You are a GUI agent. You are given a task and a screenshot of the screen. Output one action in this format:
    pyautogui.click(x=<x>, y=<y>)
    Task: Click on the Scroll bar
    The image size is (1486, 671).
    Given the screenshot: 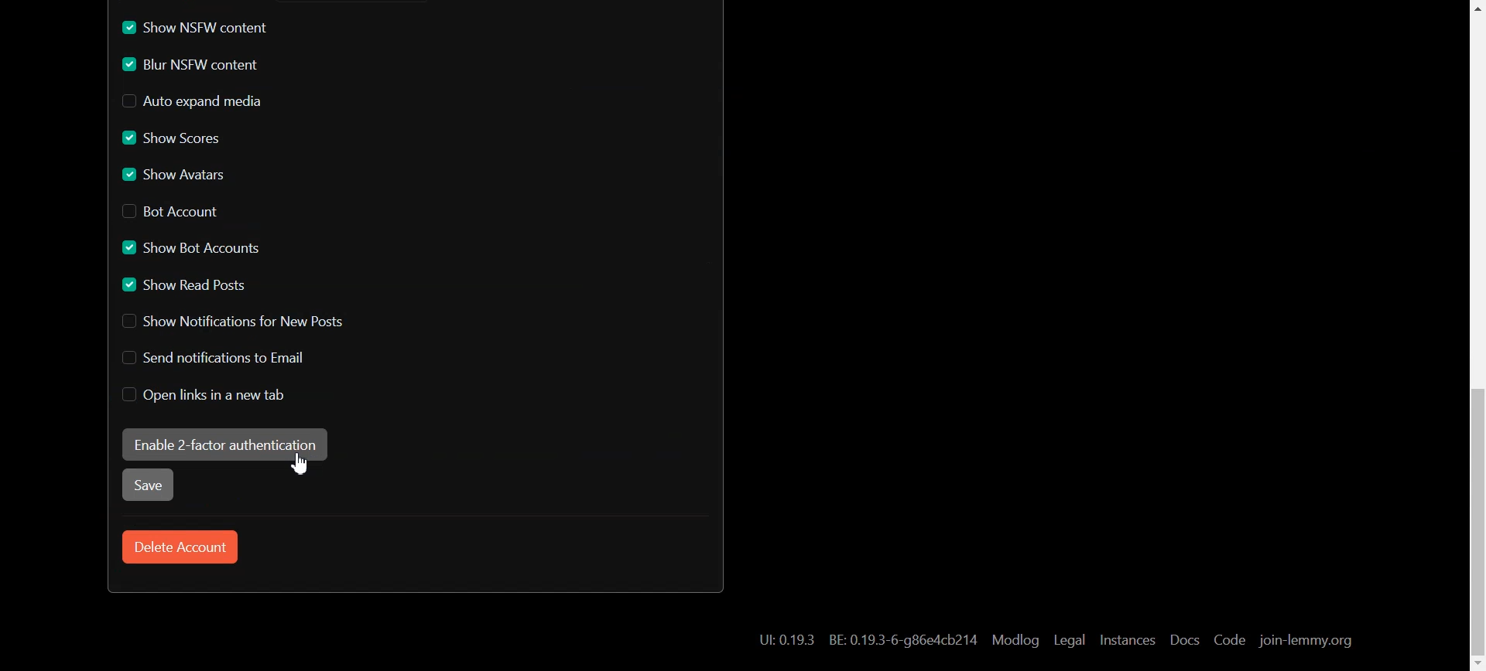 What is the action you would take?
    pyautogui.click(x=1473, y=335)
    